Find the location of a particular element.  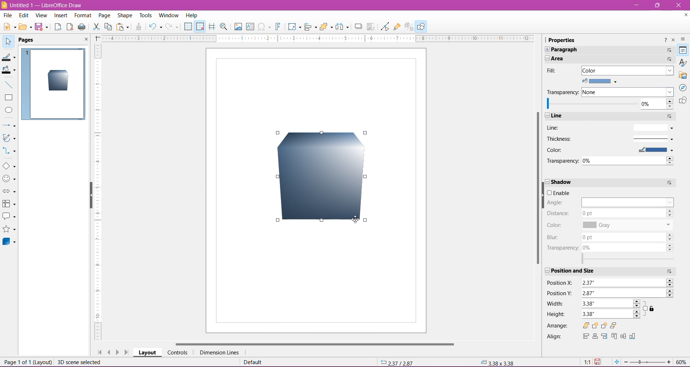

Shadow is located at coordinates (600, 182).